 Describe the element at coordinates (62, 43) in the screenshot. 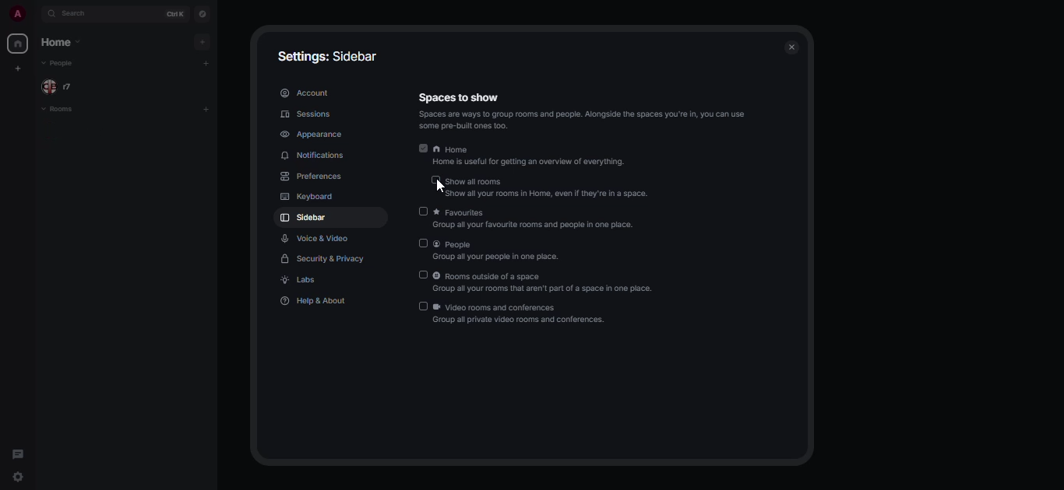

I see `home` at that location.